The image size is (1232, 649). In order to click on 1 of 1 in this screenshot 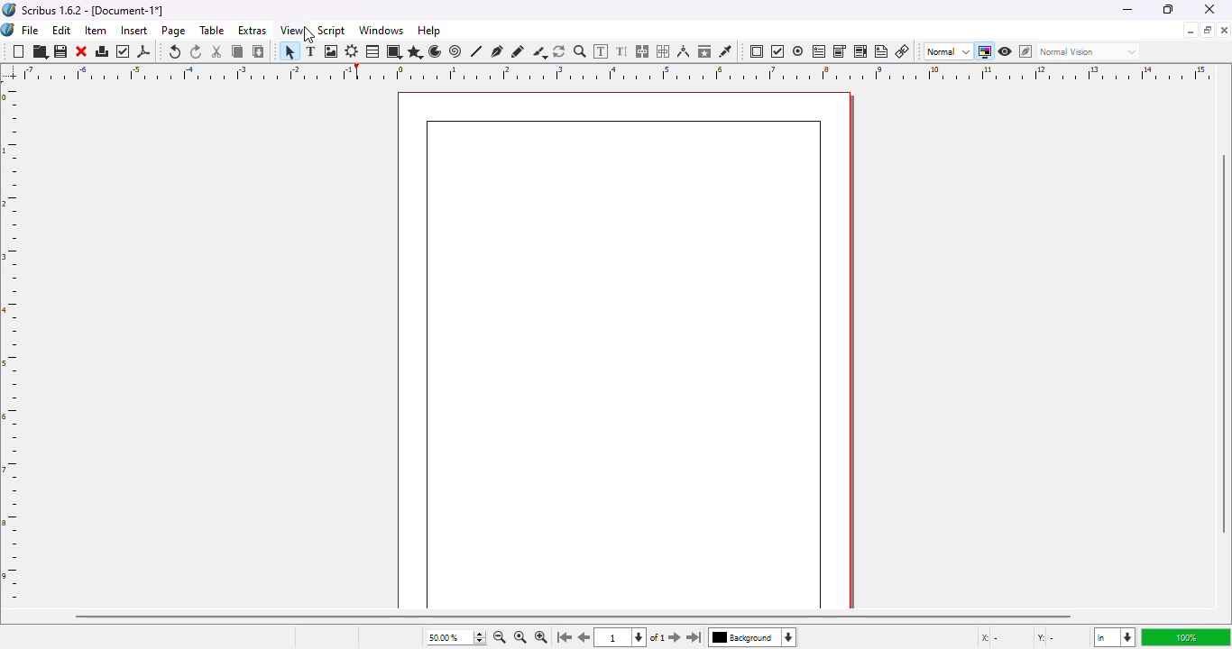, I will do `click(635, 638)`.